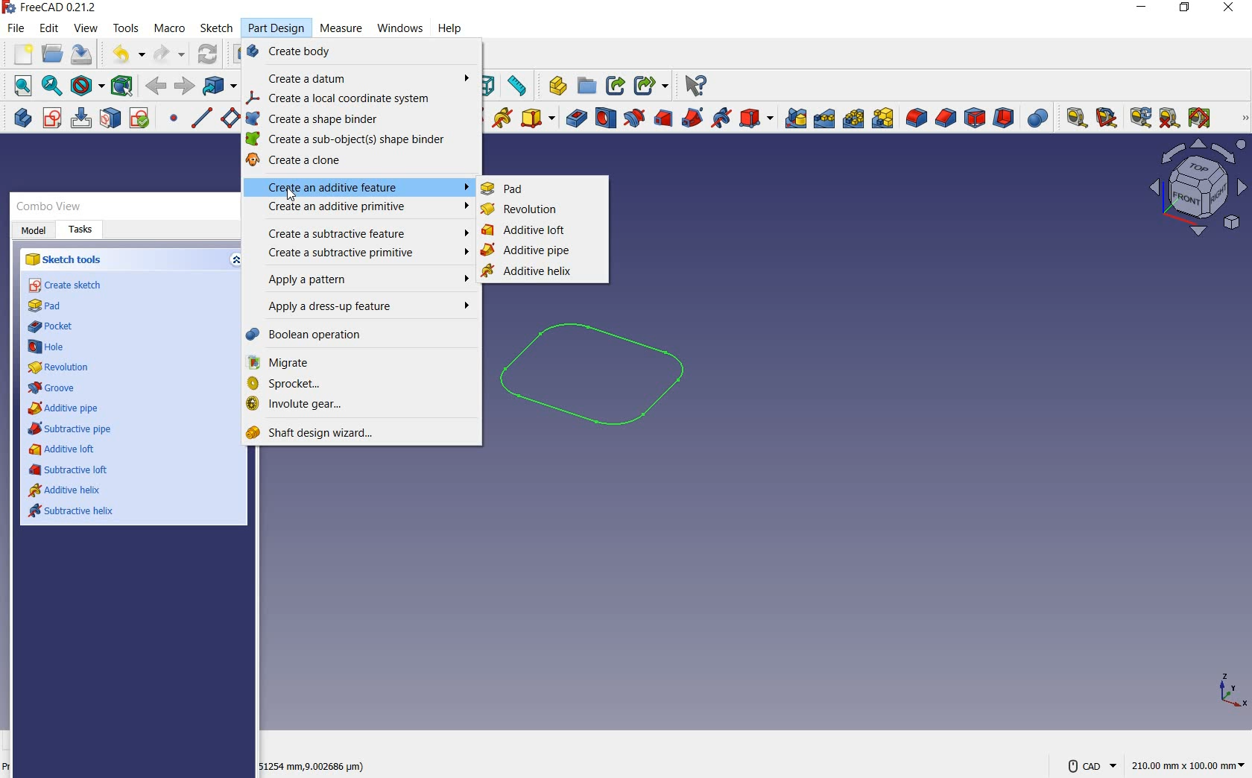 The image size is (1252, 778). I want to click on view, so click(1196, 192).